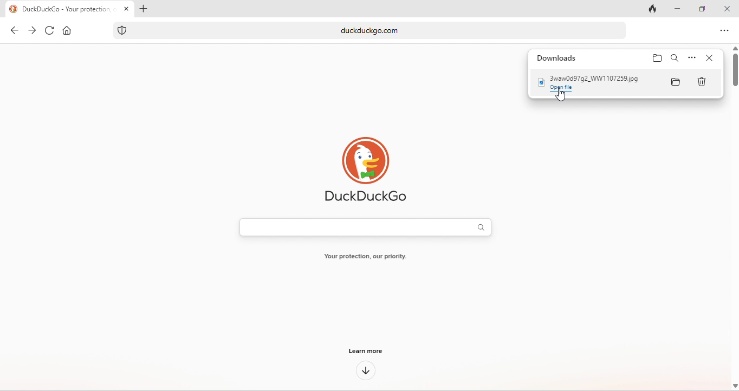 The image size is (739, 391). What do you see at coordinates (703, 9) in the screenshot?
I see `maximize` at bounding box center [703, 9].